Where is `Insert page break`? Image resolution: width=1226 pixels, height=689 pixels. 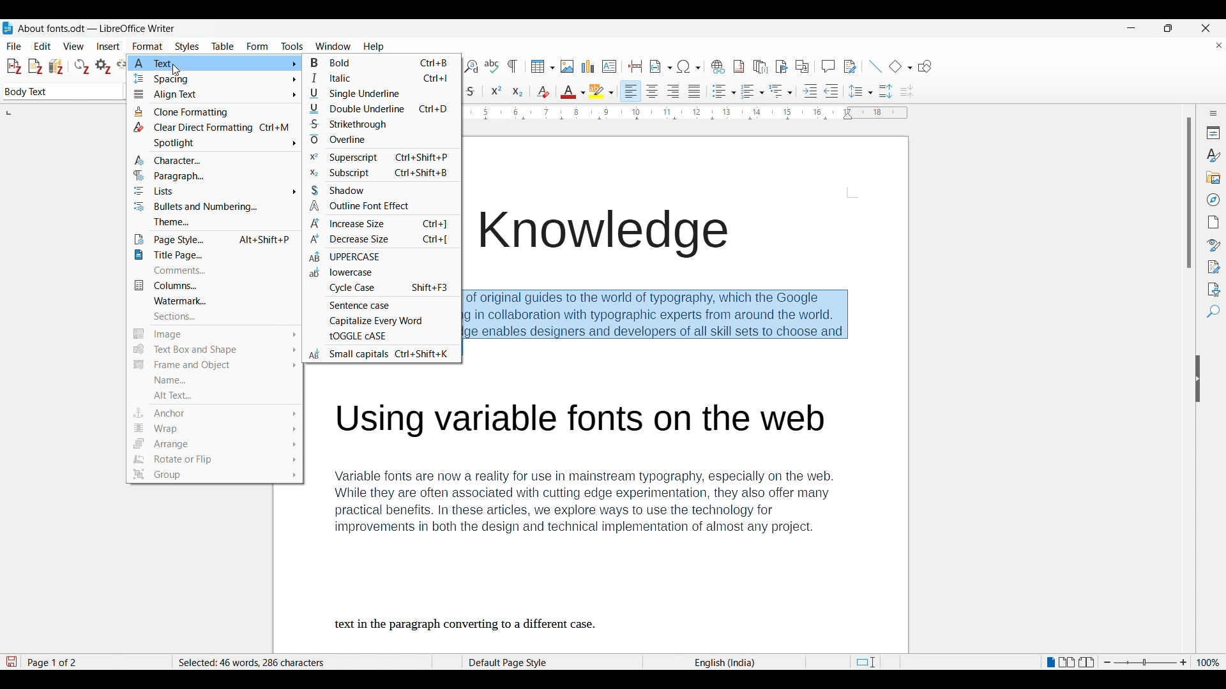
Insert page break is located at coordinates (635, 66).